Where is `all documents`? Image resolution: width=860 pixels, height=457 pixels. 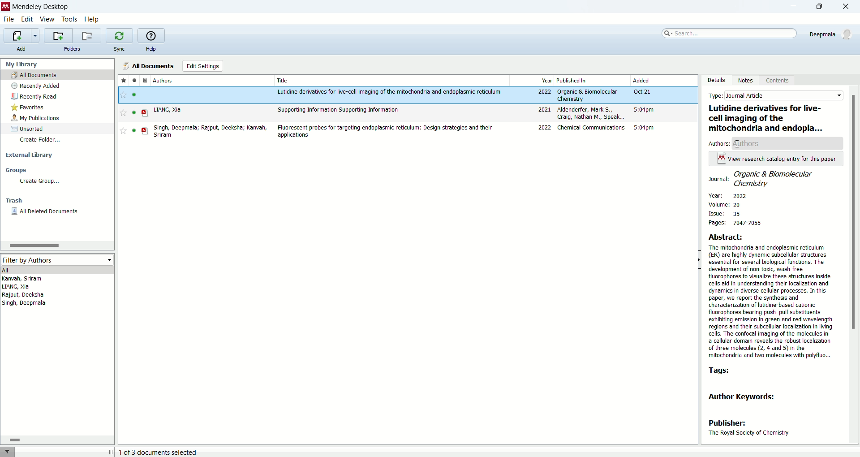 all documents is located at coordinates (59, 76).